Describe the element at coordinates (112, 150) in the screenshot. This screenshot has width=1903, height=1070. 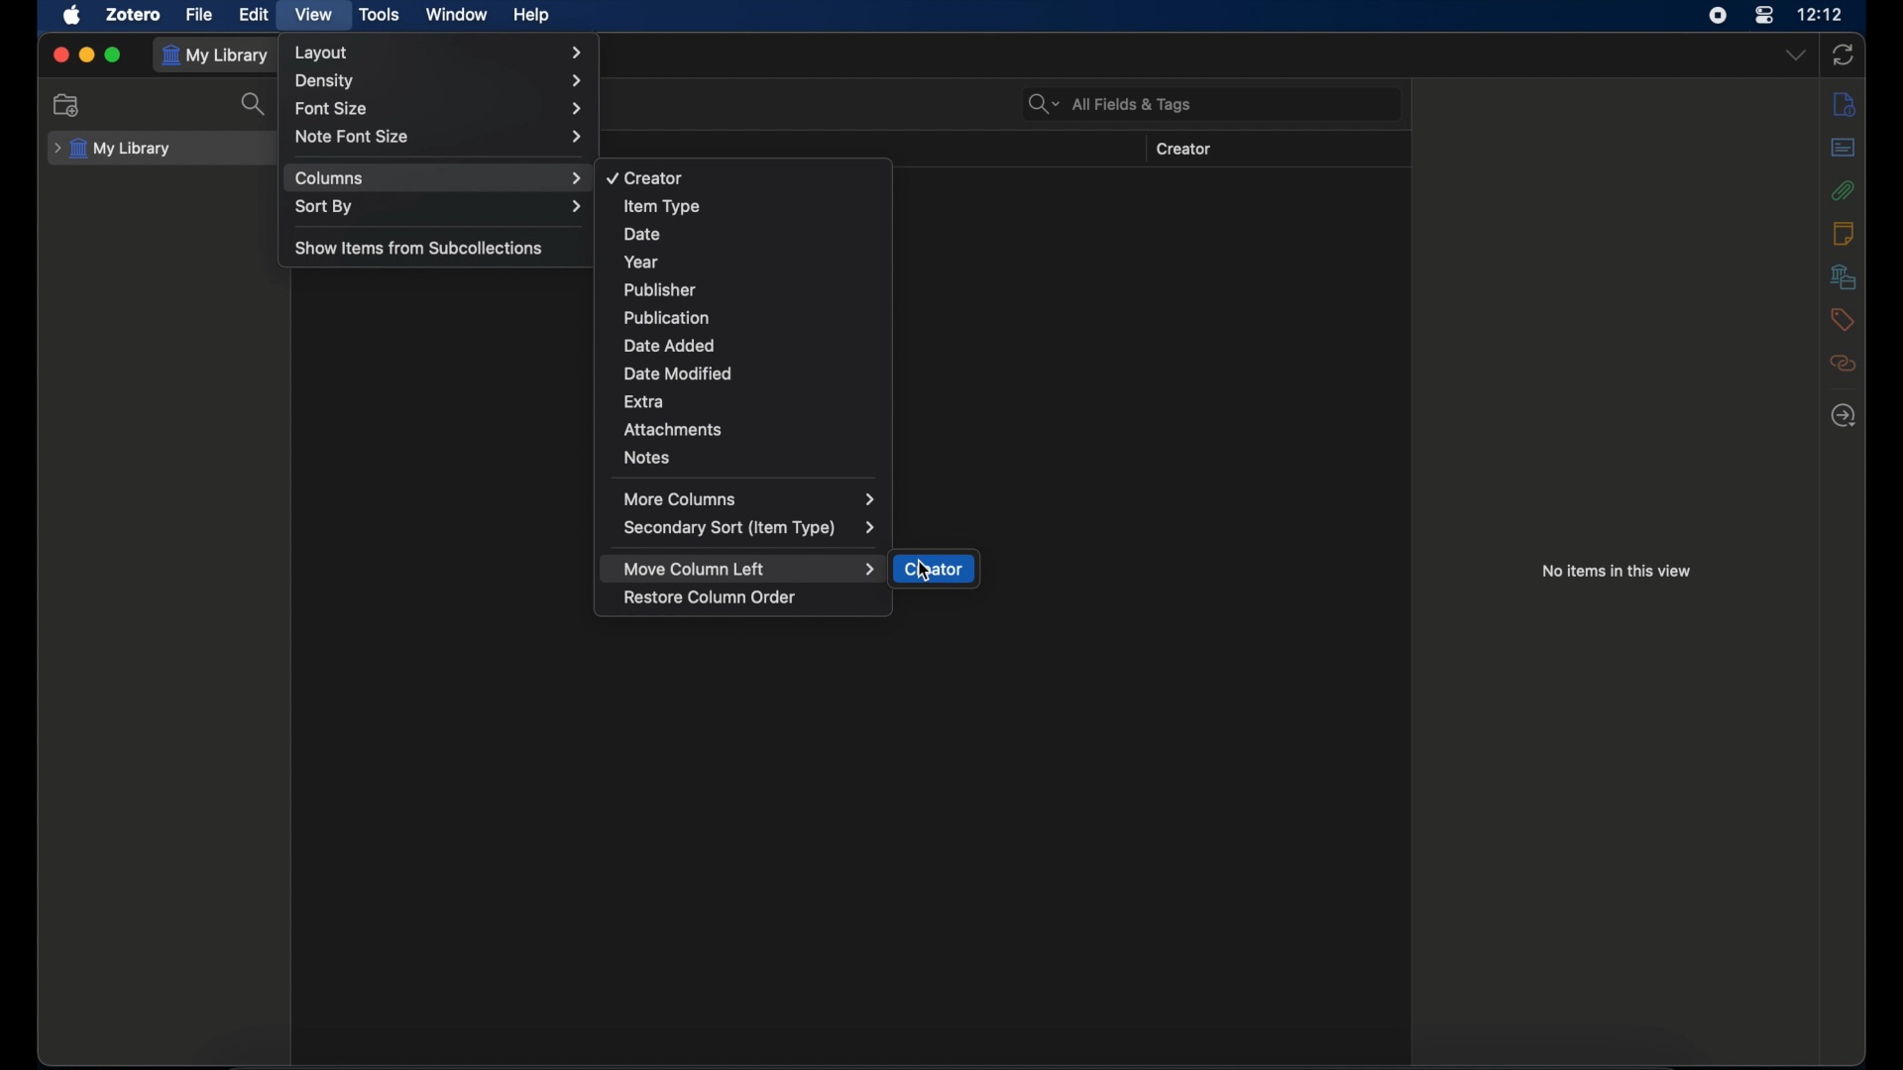
I see `my library` at that location.